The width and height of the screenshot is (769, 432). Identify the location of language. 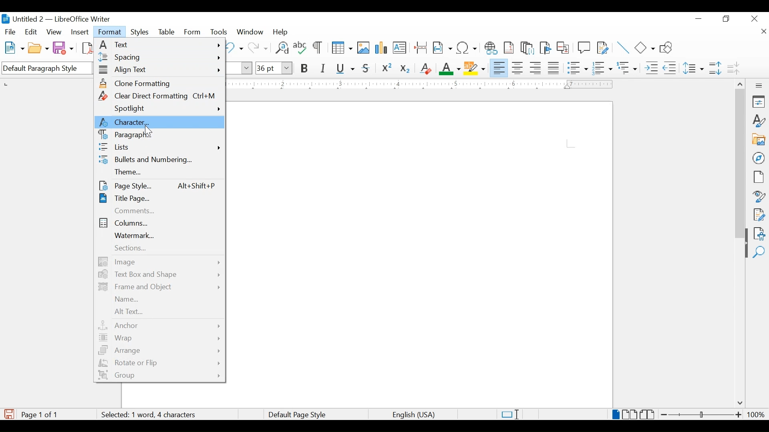
(415, 415).